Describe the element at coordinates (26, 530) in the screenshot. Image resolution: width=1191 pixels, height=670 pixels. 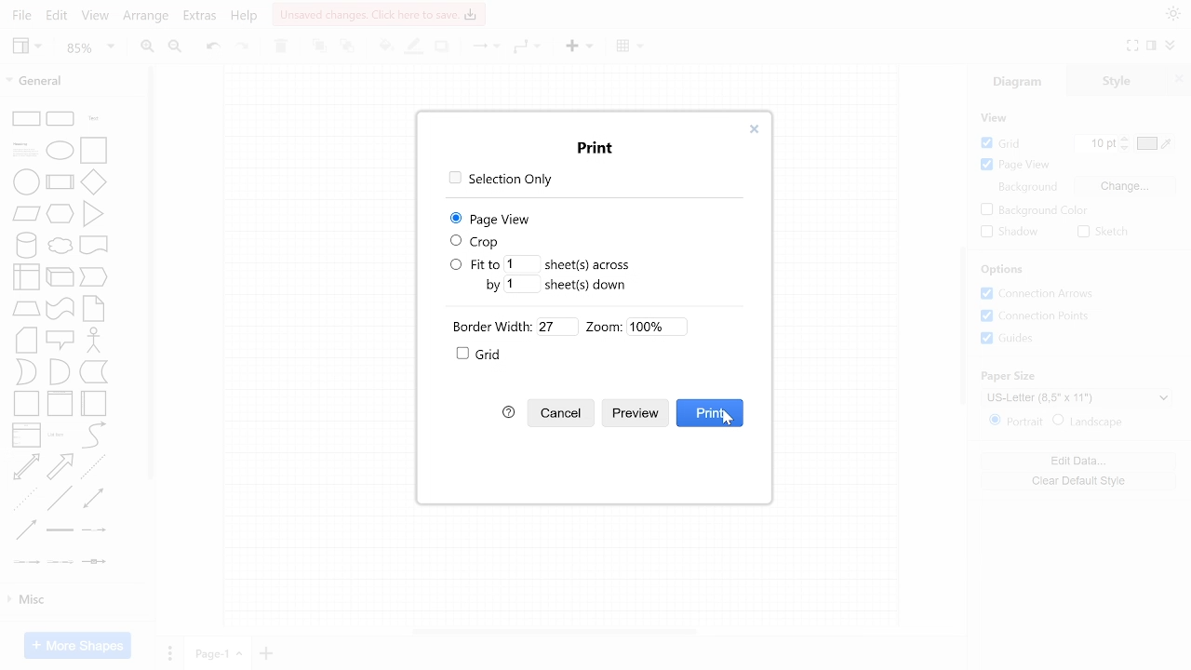
I see `Directional connector` at that location.